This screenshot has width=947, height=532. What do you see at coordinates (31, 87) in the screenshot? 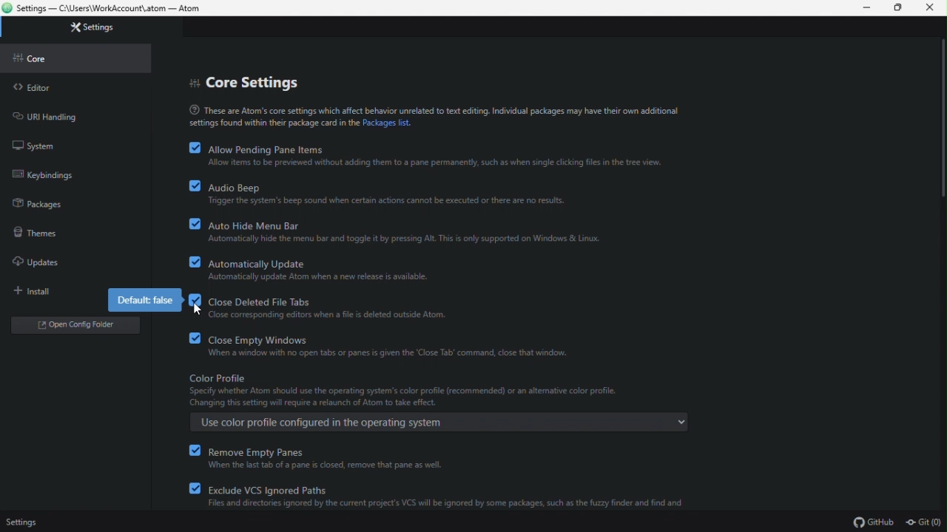
I see `editor` at bounding box center [31, 87].